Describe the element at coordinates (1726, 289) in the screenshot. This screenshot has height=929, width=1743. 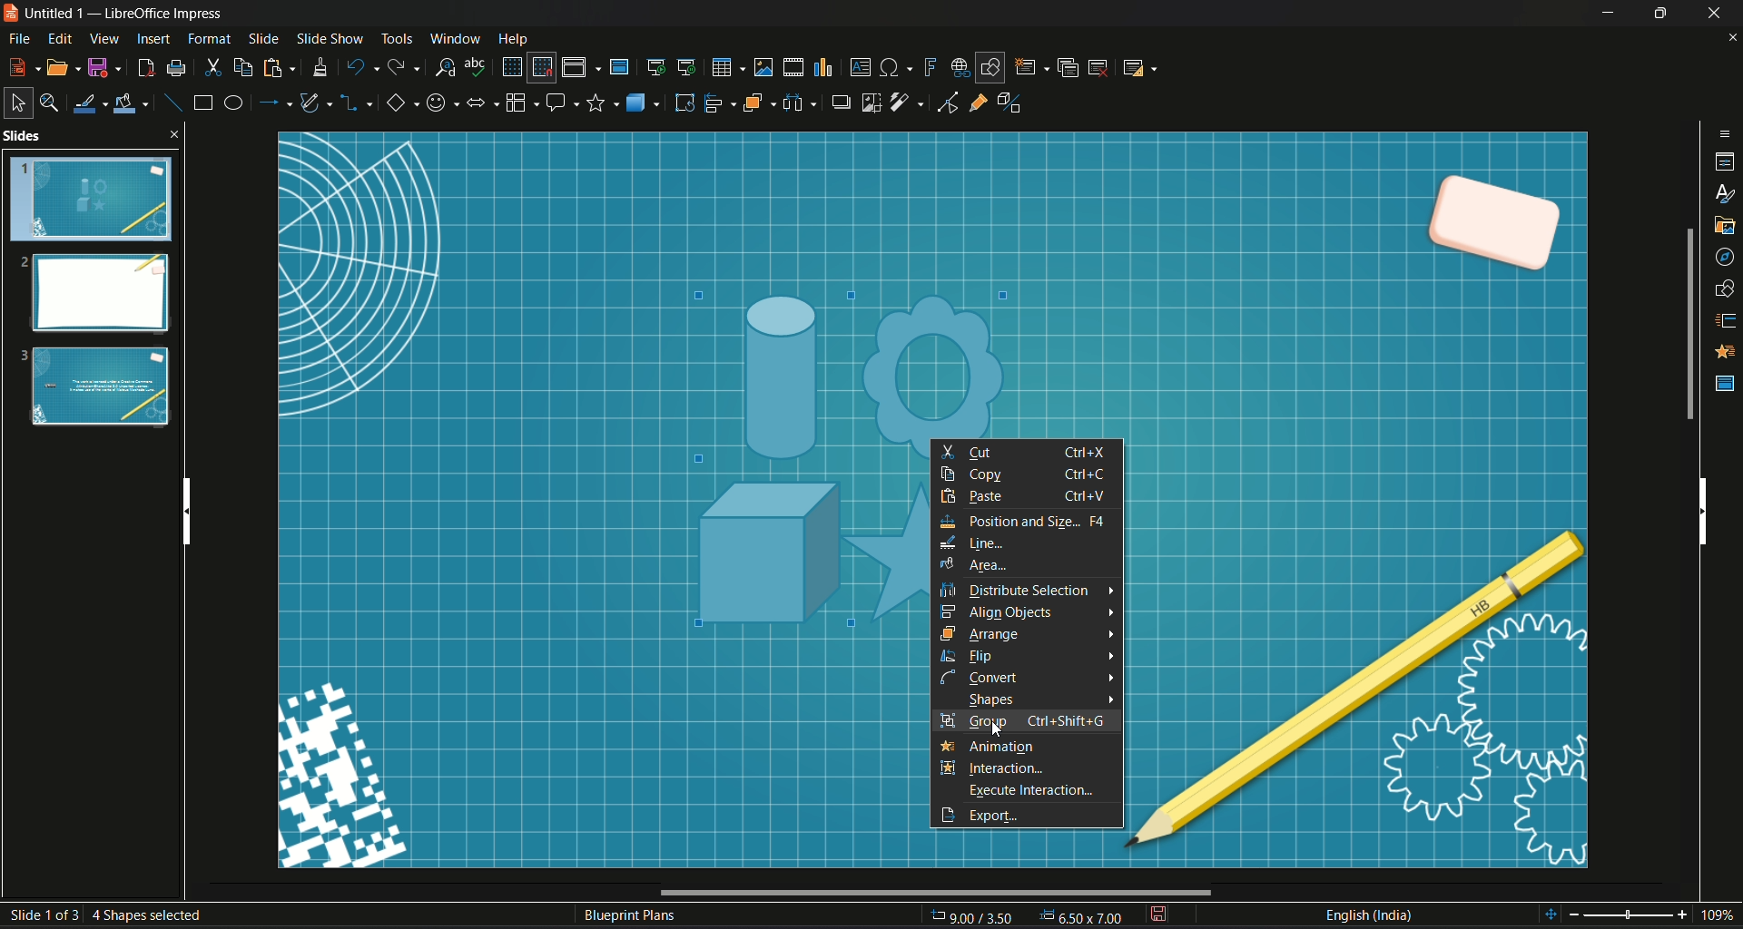
I see `shapes` at that location.